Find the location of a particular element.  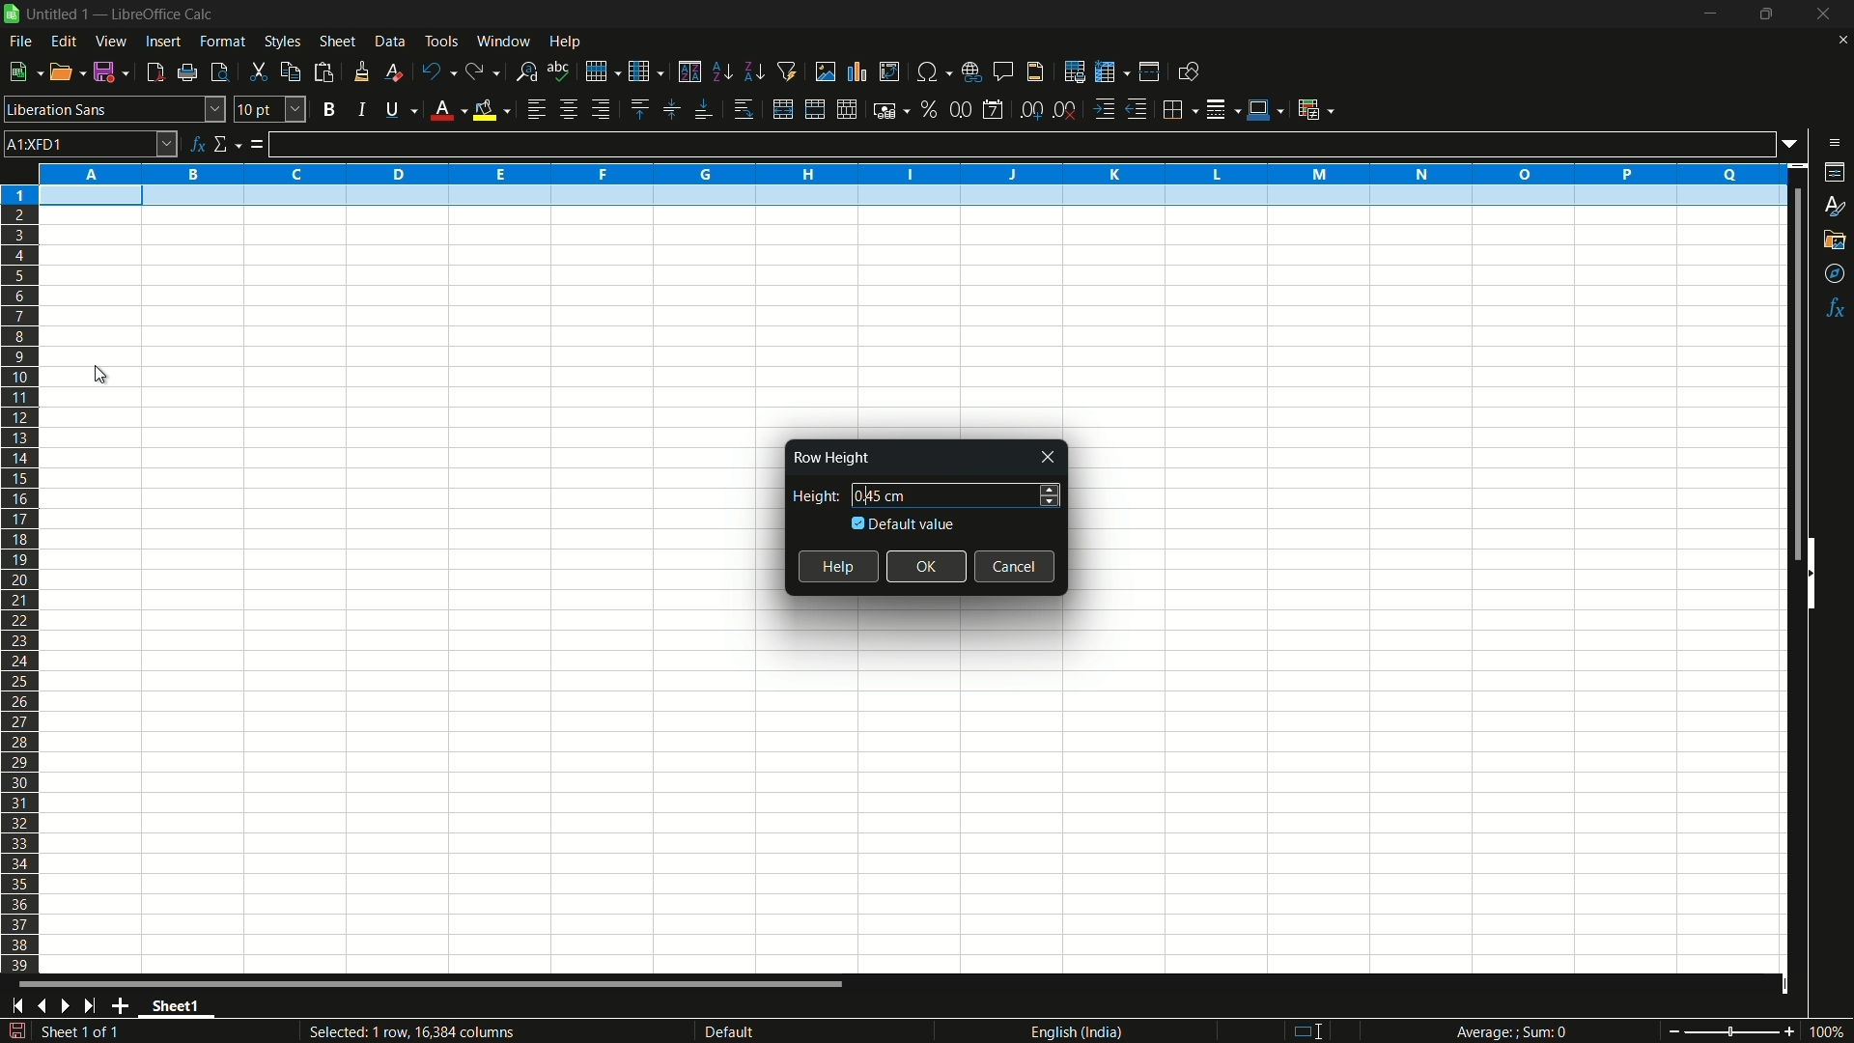

standard selection is located at coordinates (1315, 1030).